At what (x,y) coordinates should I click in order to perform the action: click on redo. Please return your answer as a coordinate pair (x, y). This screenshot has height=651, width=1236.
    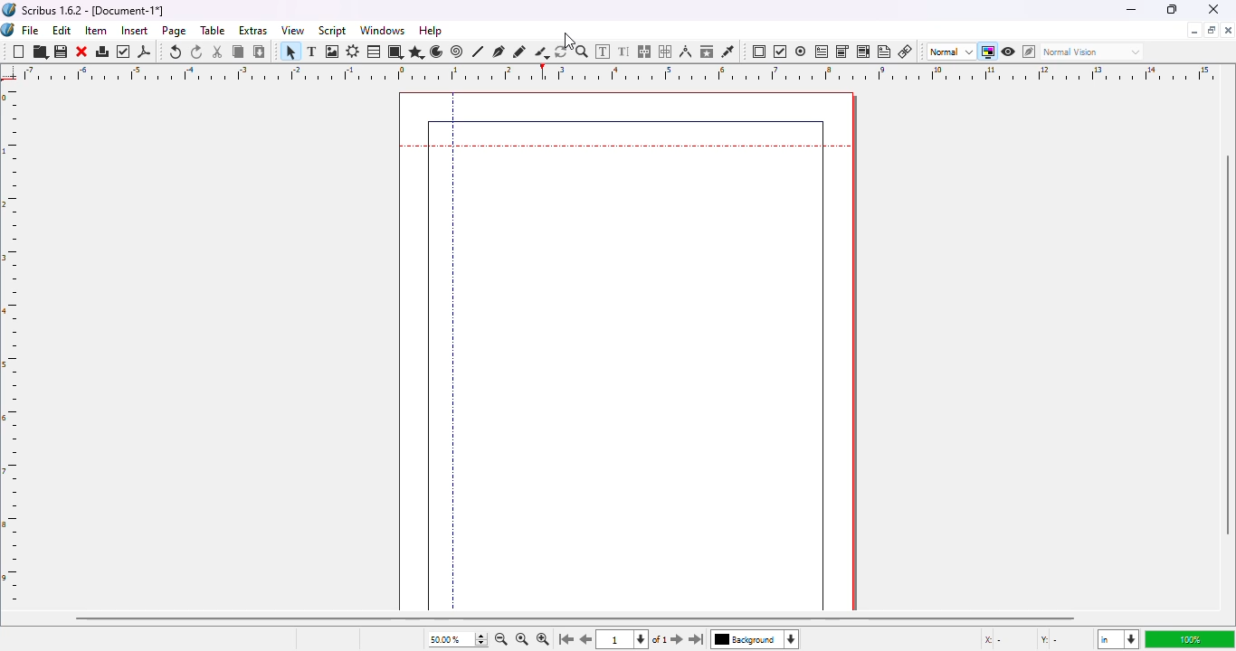
    Looking at the image, I should click on (197, 52).